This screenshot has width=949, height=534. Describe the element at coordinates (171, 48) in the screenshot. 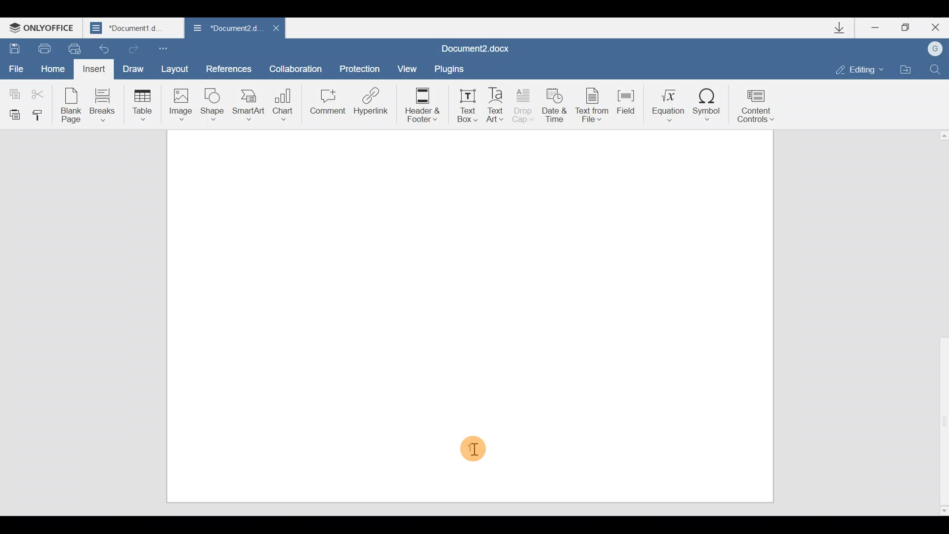

I see `Customize quick access toolbar` at that location.